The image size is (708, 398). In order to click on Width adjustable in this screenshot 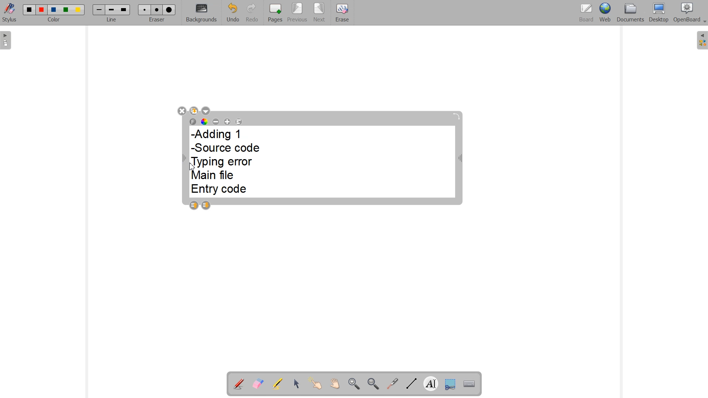, I will do `click(461, 159)`.